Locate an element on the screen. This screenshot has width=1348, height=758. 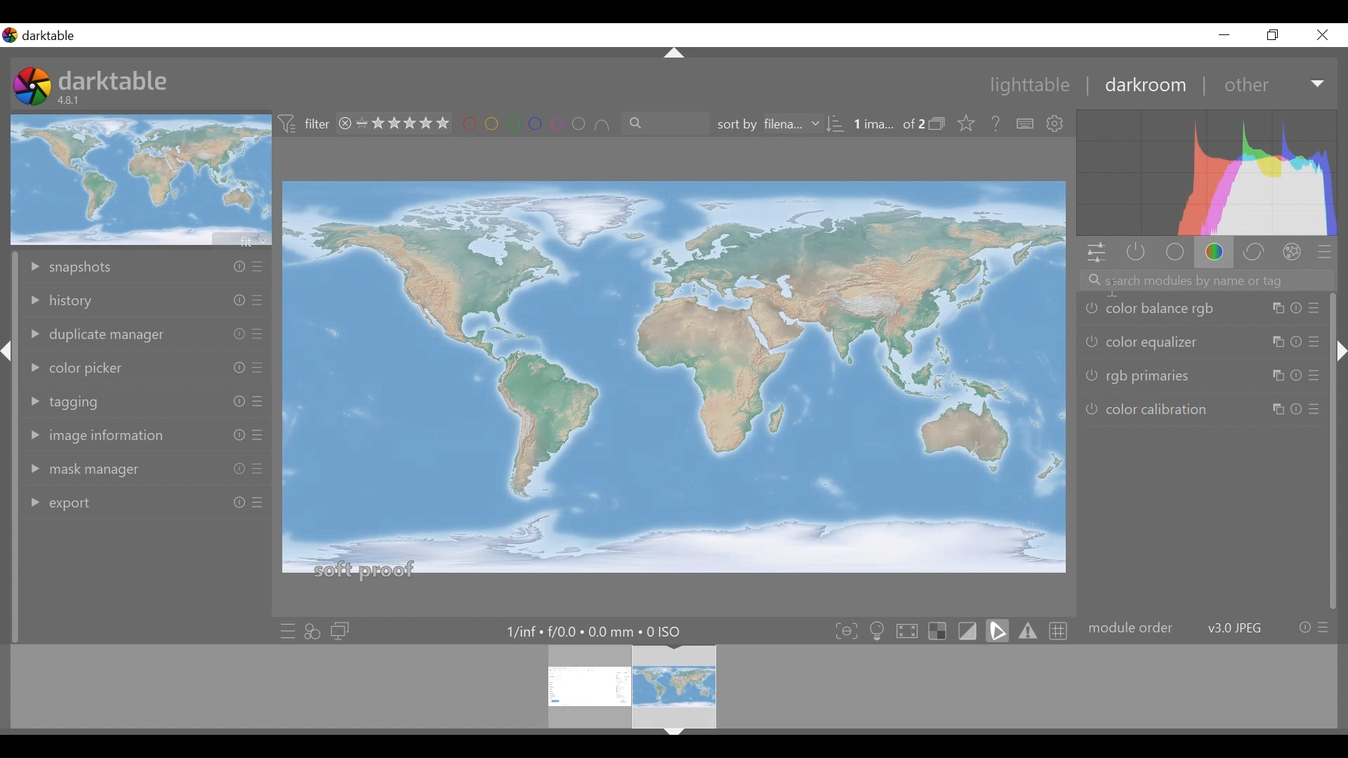
color is located at coordinates (1219, 253).